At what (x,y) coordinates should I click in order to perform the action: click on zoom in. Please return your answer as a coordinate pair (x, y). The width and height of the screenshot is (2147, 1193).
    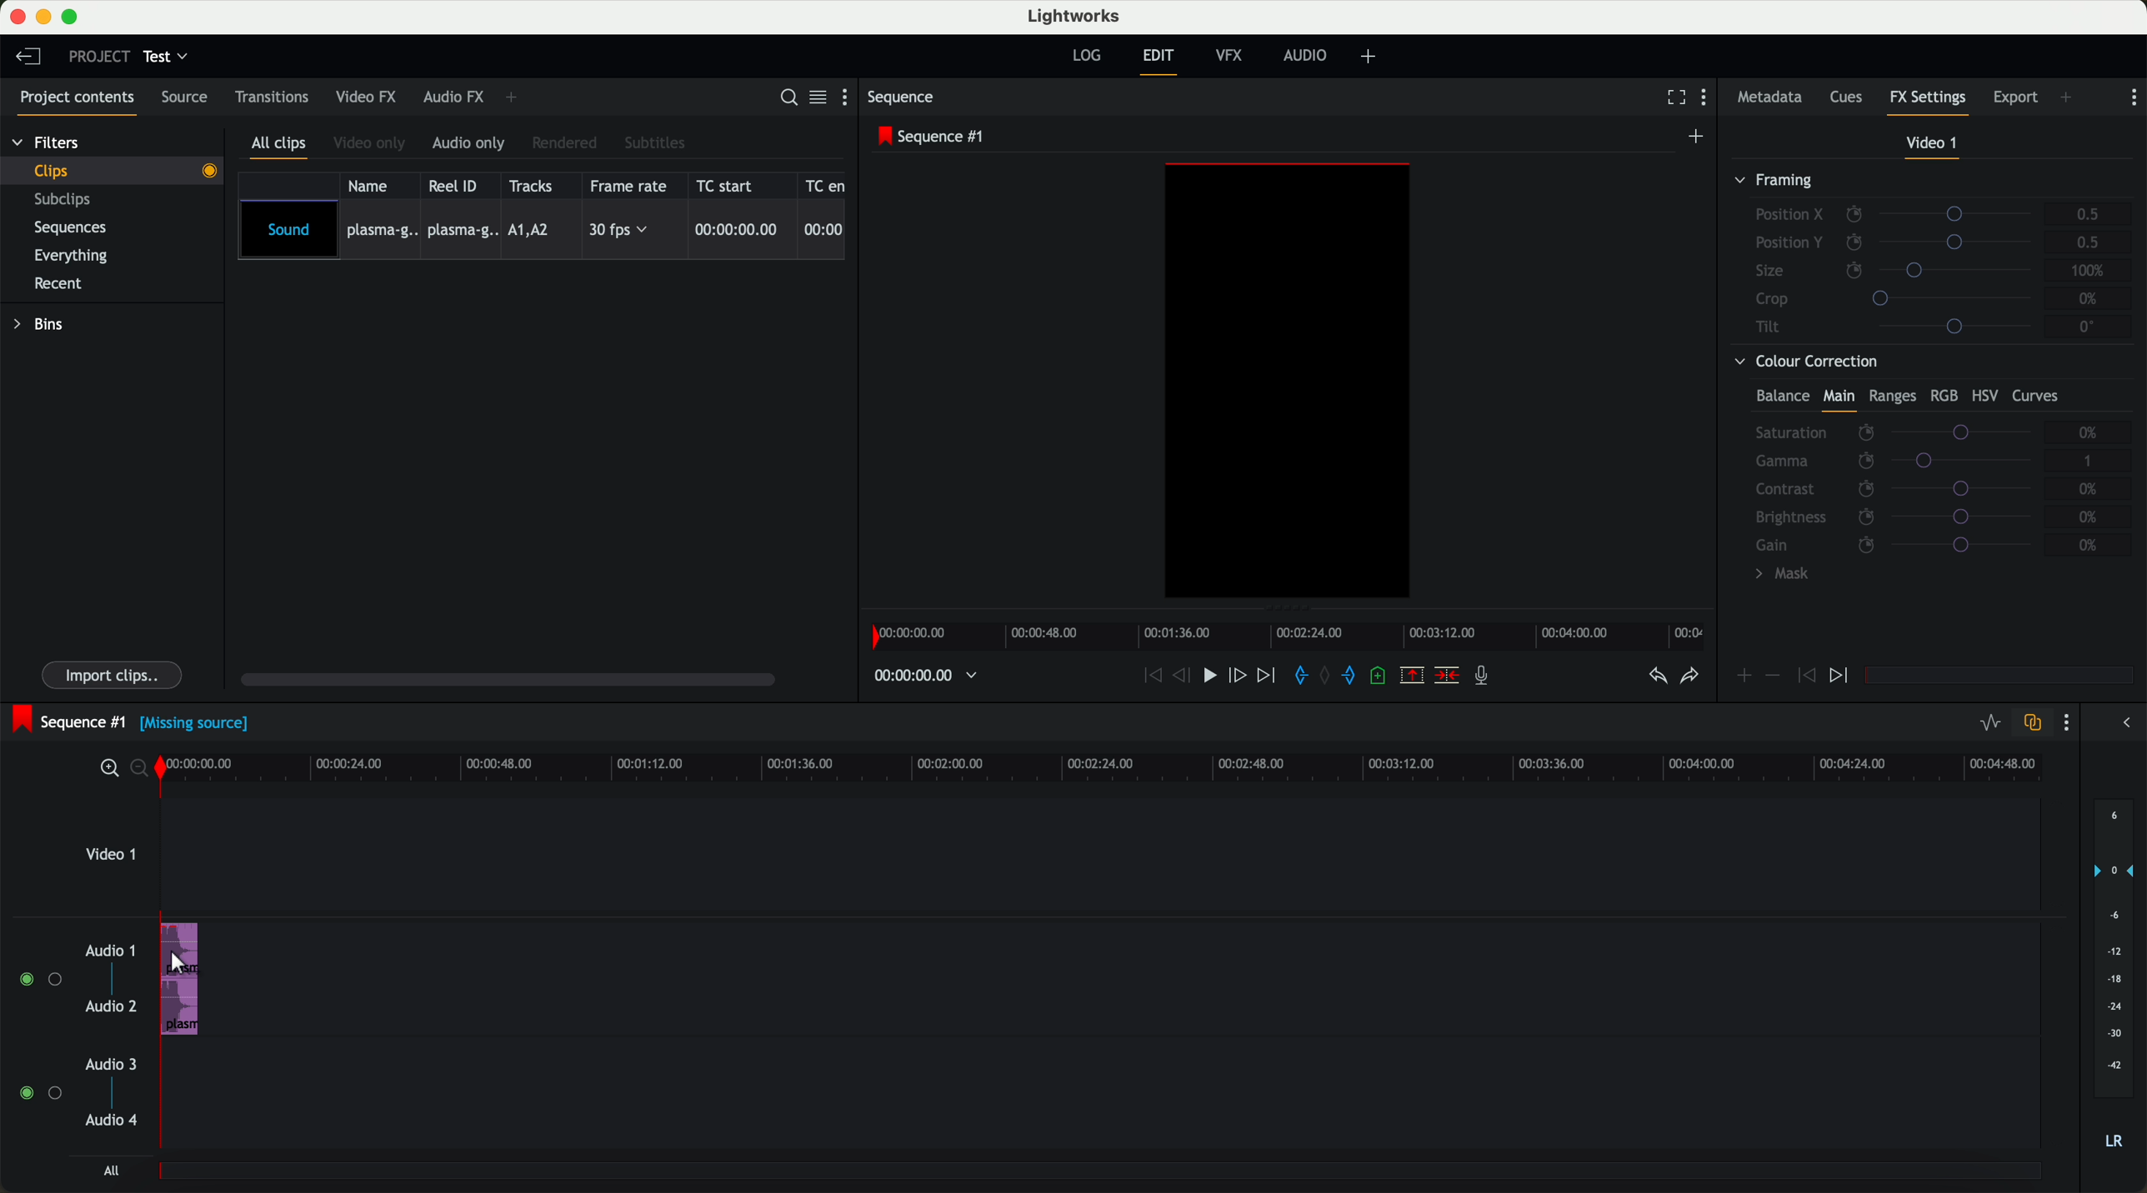
    Looking at the image, I should click on (108, 769).